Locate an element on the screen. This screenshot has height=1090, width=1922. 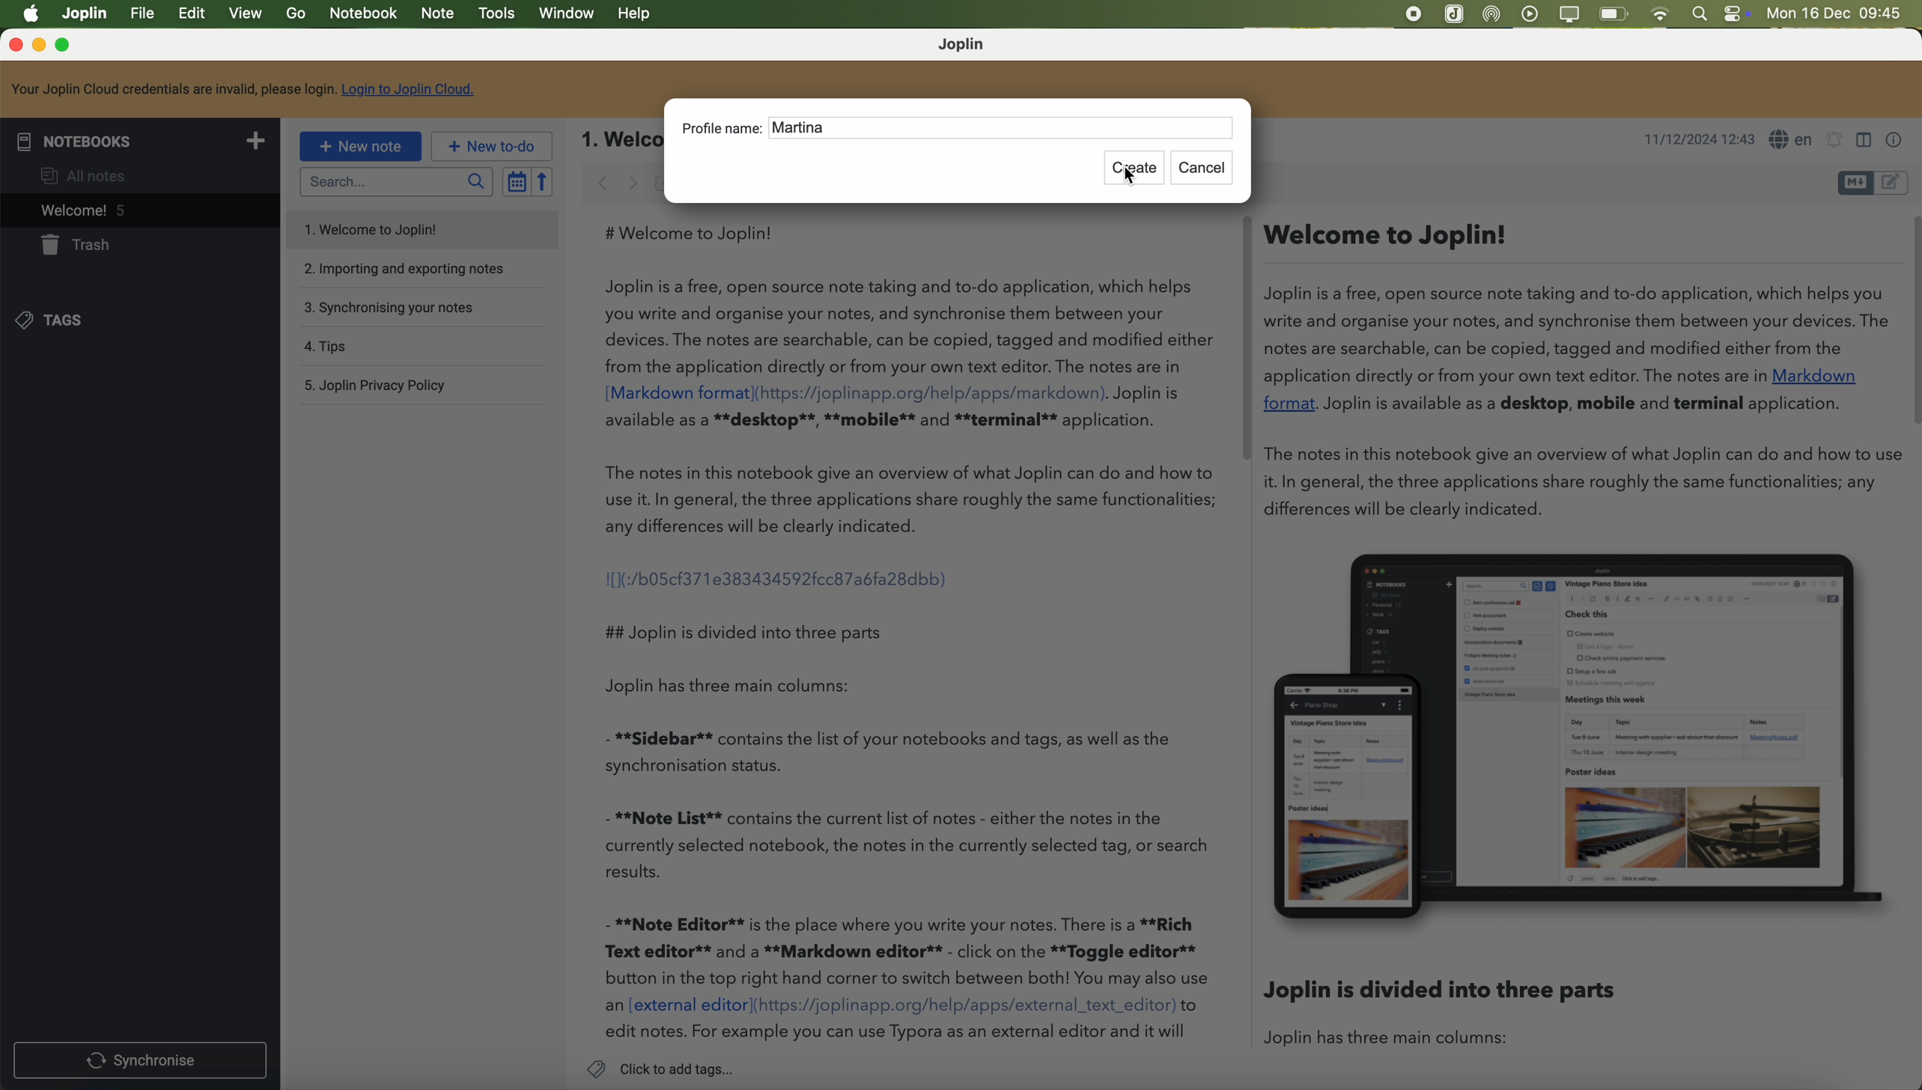
synchronise is located at coordinates (142, 1059).